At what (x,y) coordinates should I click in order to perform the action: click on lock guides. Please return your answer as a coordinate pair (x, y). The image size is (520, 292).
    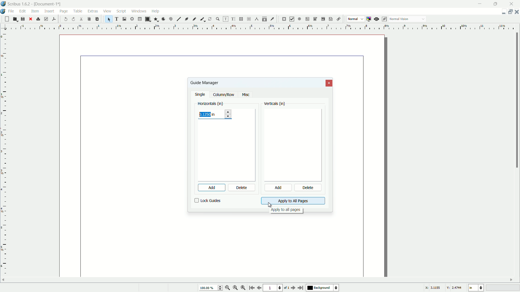
    Looking at the image, I should click on (208, 201).